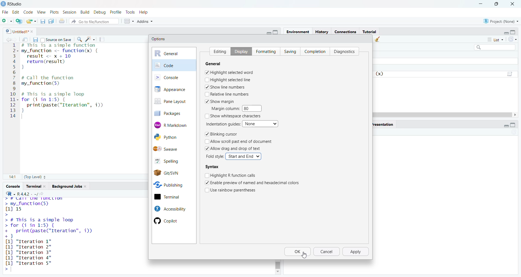 The width and height of the screenshot is (521, 277). Describe the element at coordinates (33, 186) in the screenshot. I see `terminal` at that location.